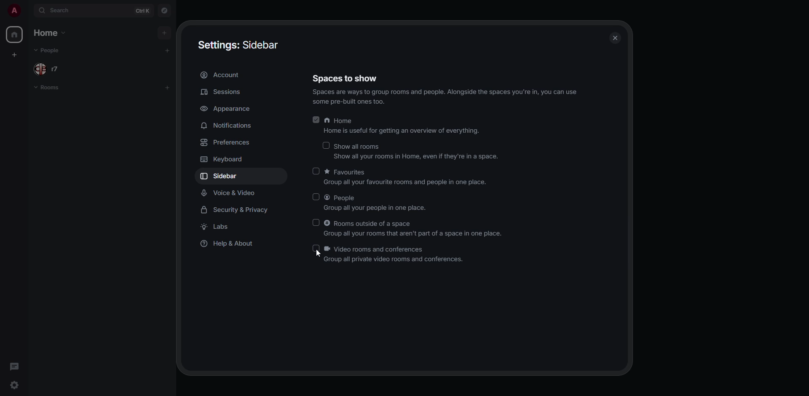  Describe the element at coordinates (14, 365) in the screenshot. I see `threads` at that location.